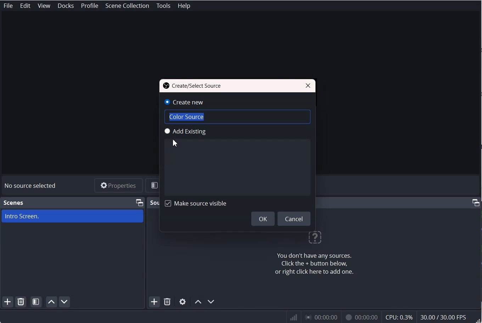 The width and height of the screenshot is (482, 323). Describe the element at coordinates (72, 216) in the screenshot. I see `Intro Screen ` at that location.